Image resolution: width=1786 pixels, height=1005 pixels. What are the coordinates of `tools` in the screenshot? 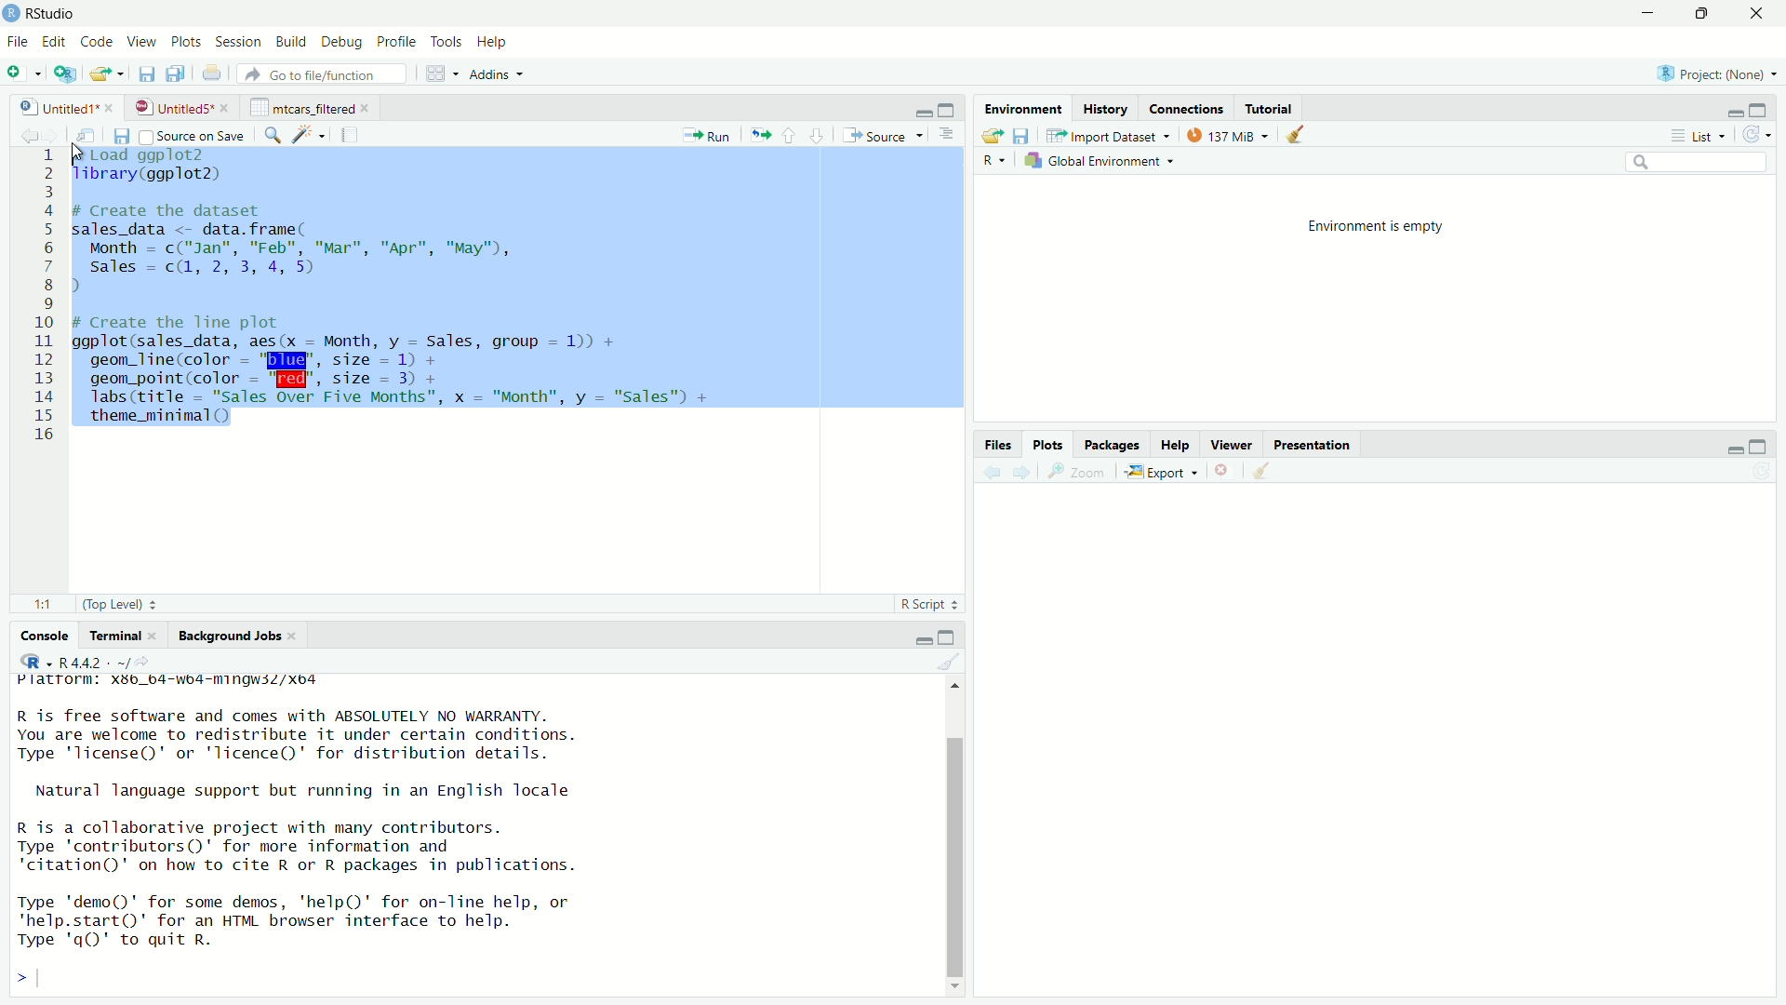 It's located at (448, 43).